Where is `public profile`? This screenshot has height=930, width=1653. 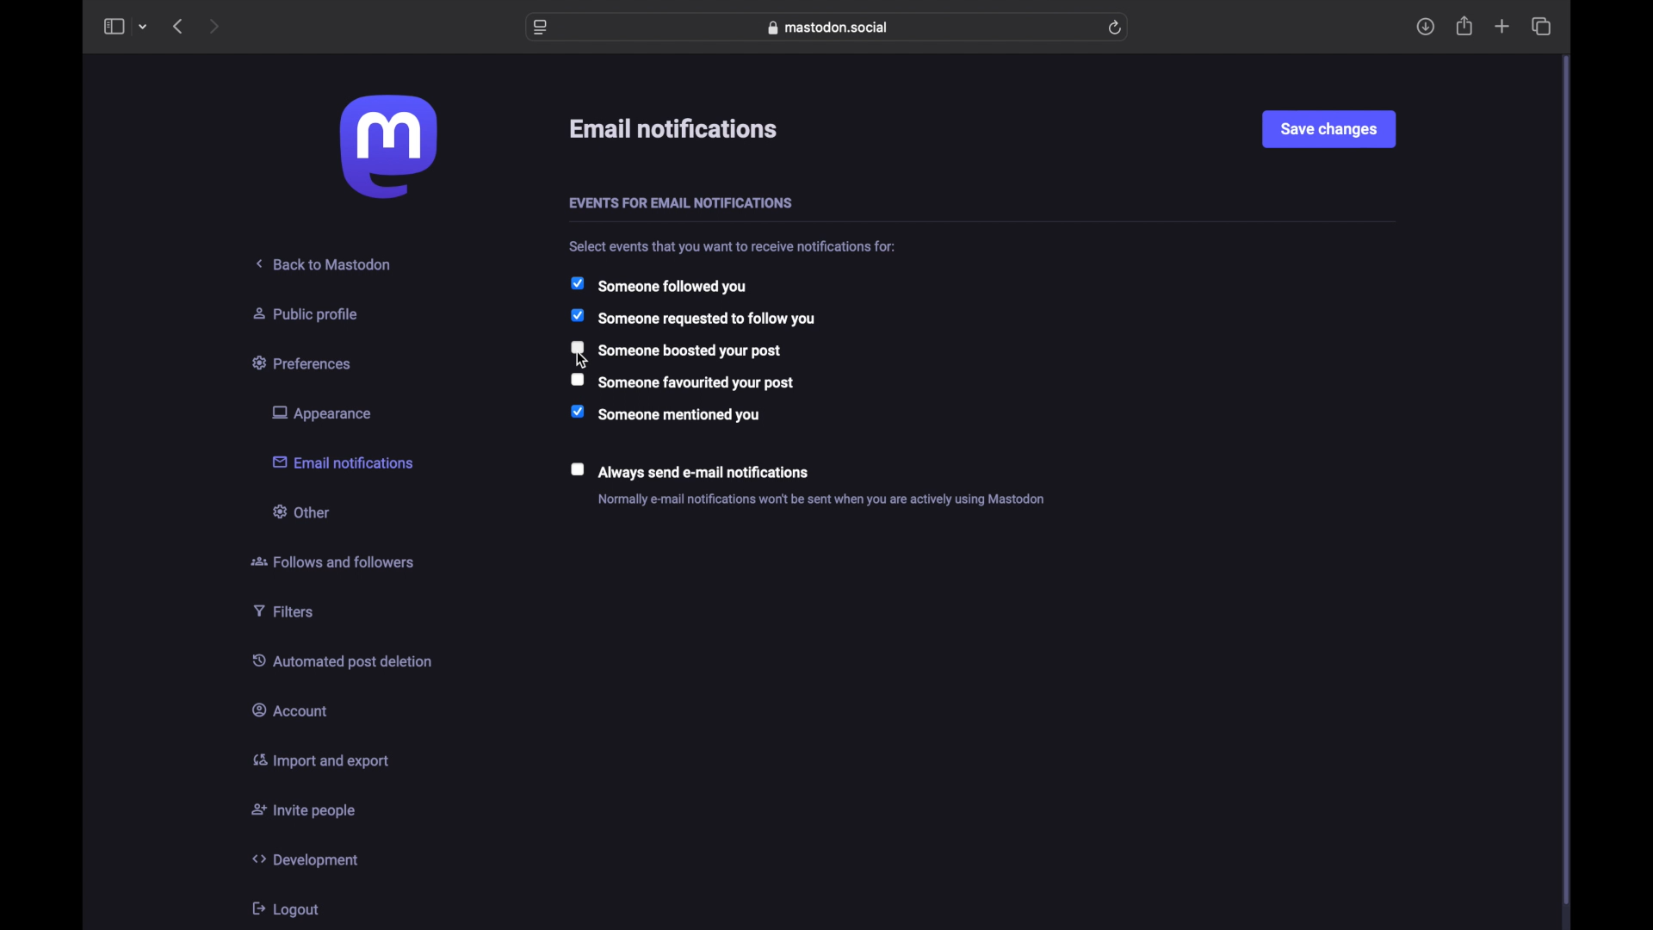 public profile is located at coordinates (306, 313).